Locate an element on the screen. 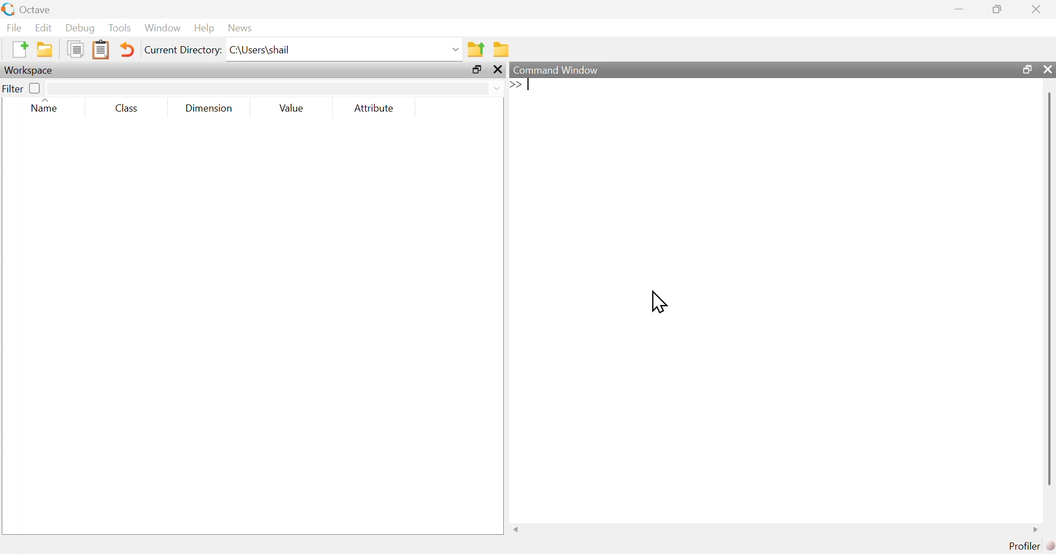 The width and height of the screenshot is (1056, 554). Name is located at coordinates (46, 105).